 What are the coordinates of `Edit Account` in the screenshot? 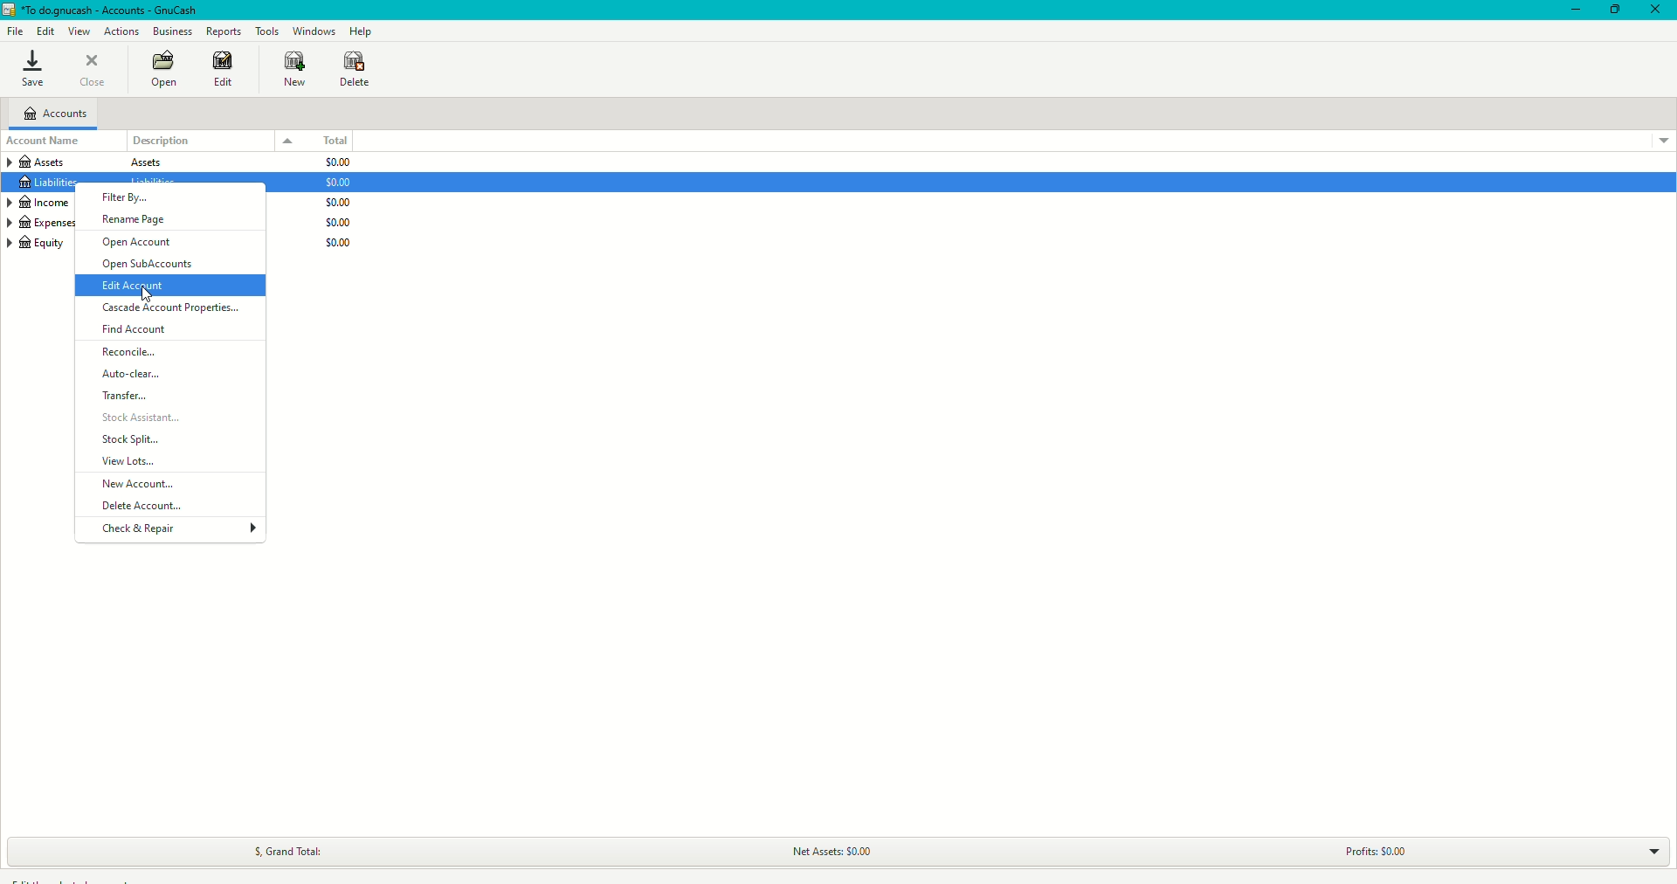 It's located at (138, 286).